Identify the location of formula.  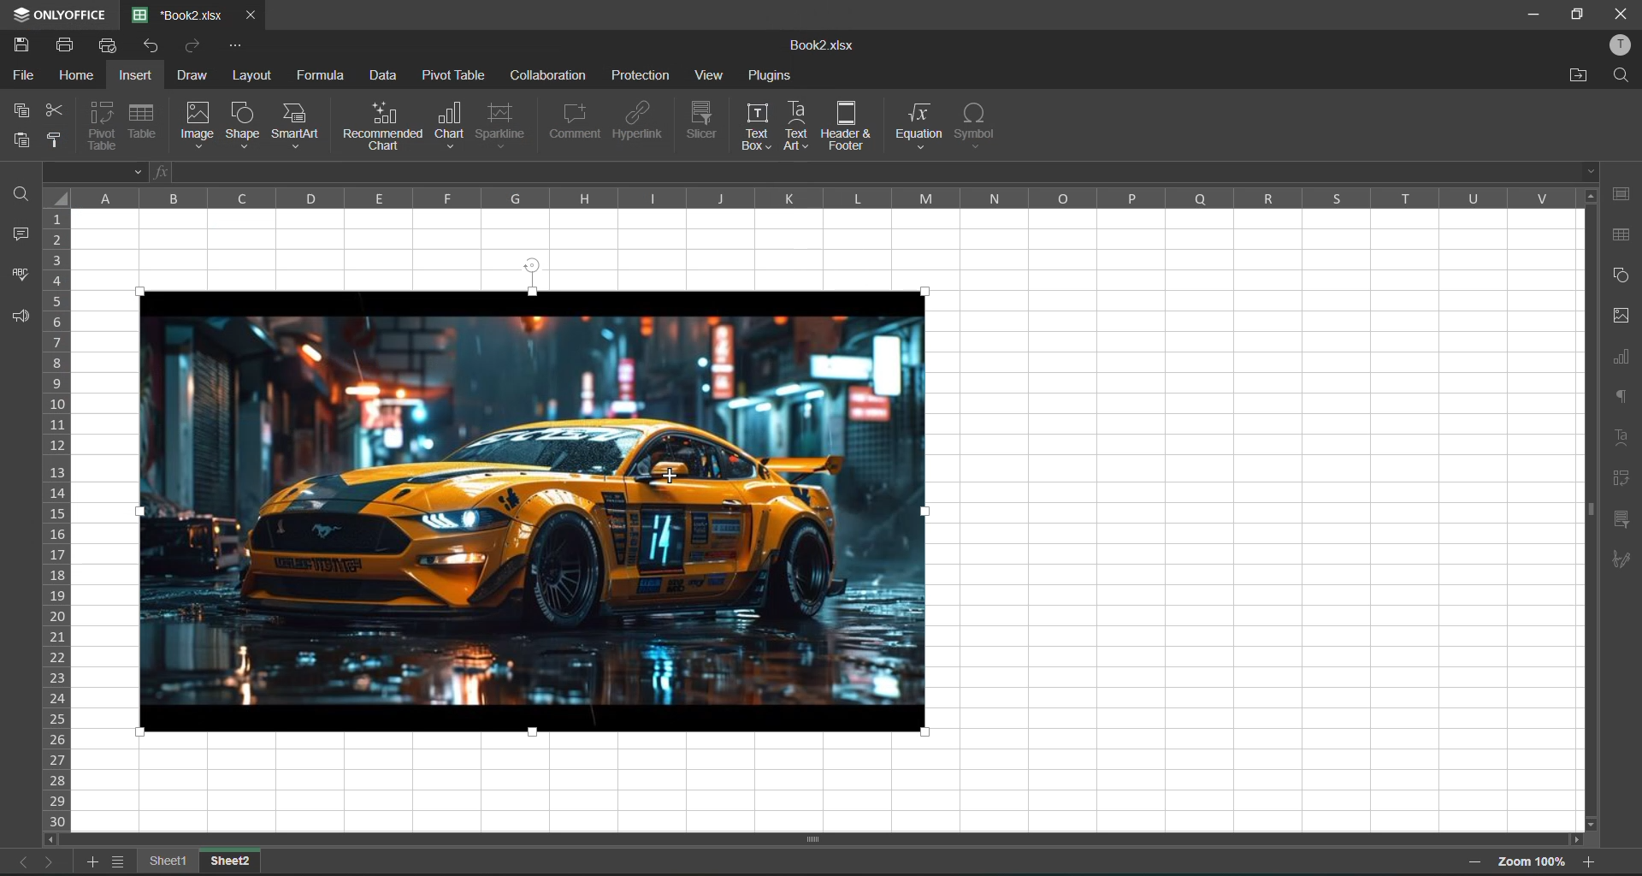
(328, 78).